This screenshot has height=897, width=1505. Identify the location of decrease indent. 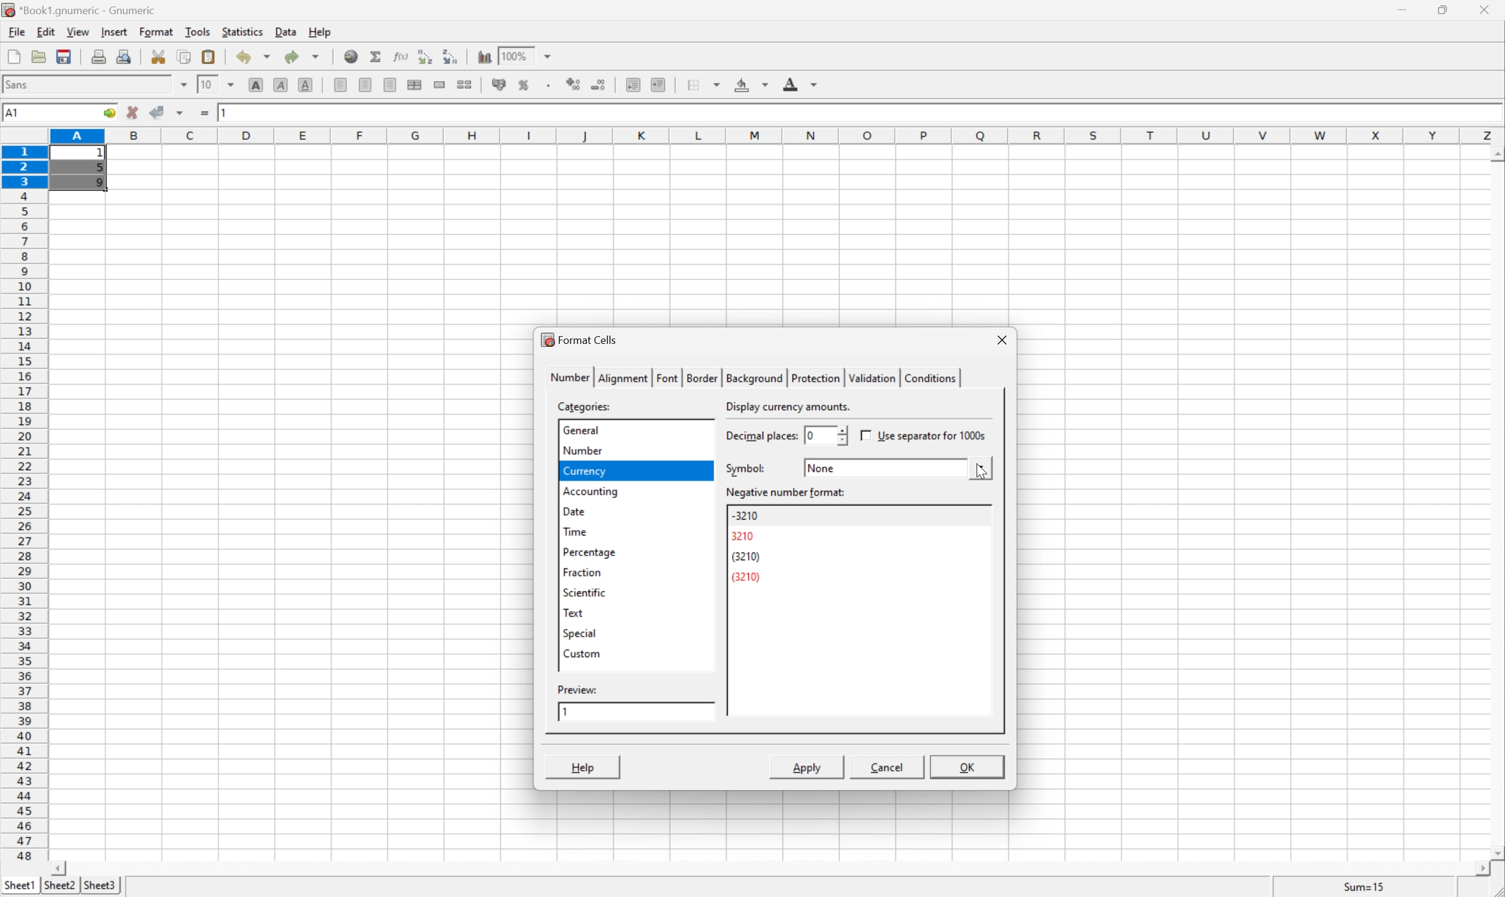
(634, 85).